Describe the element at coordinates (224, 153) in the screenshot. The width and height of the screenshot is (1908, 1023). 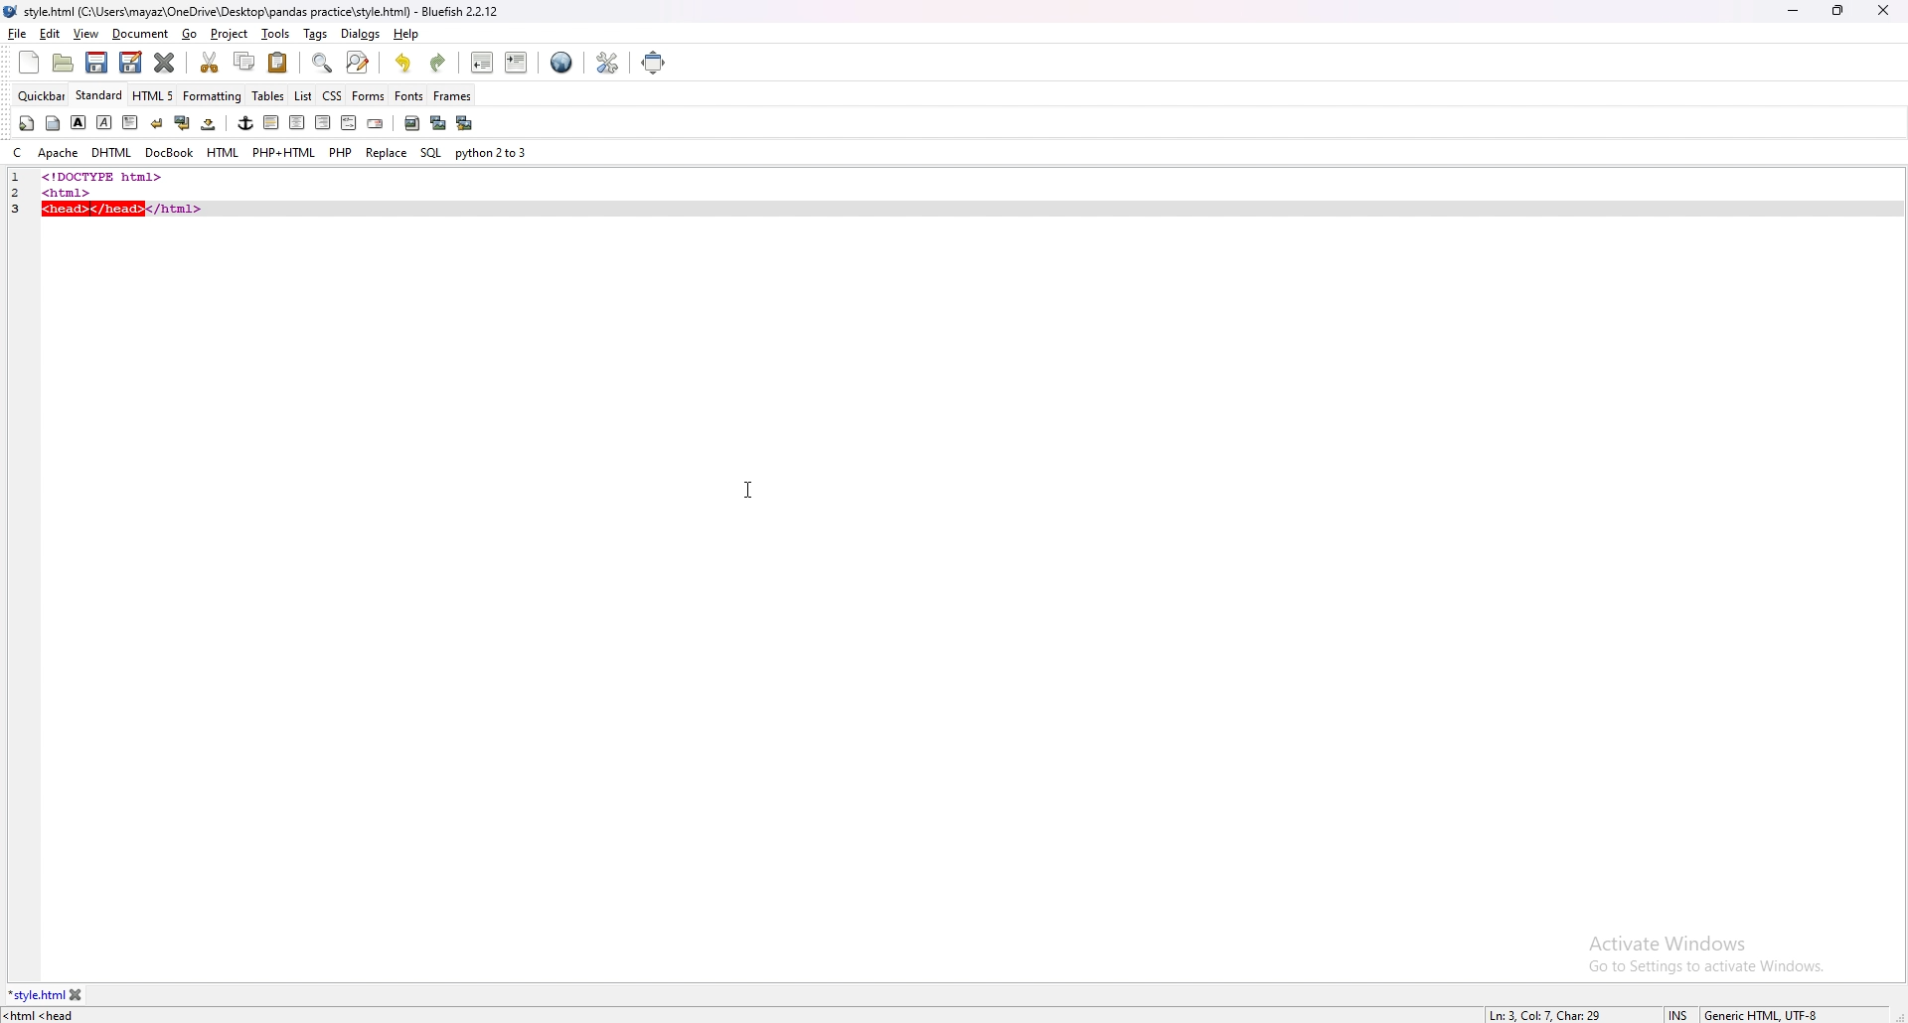
I see `html` at that location.